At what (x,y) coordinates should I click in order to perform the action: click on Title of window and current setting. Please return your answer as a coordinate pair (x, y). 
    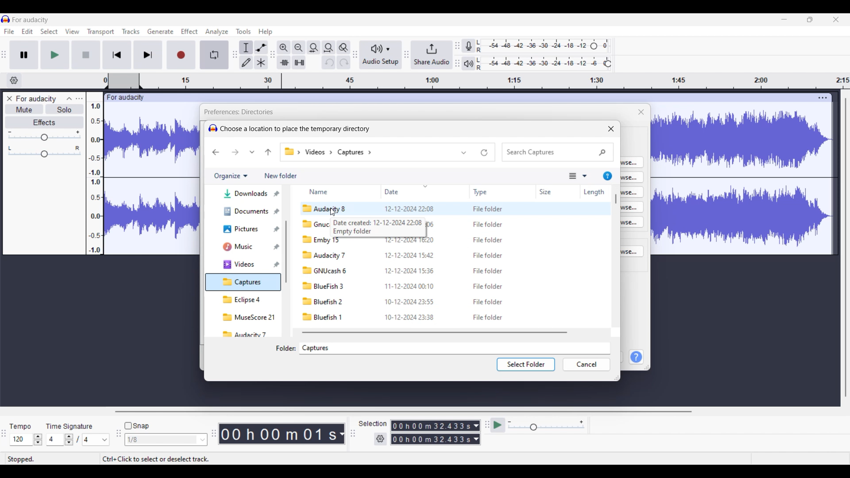
    Looking at the image, I should click on (238, 112).